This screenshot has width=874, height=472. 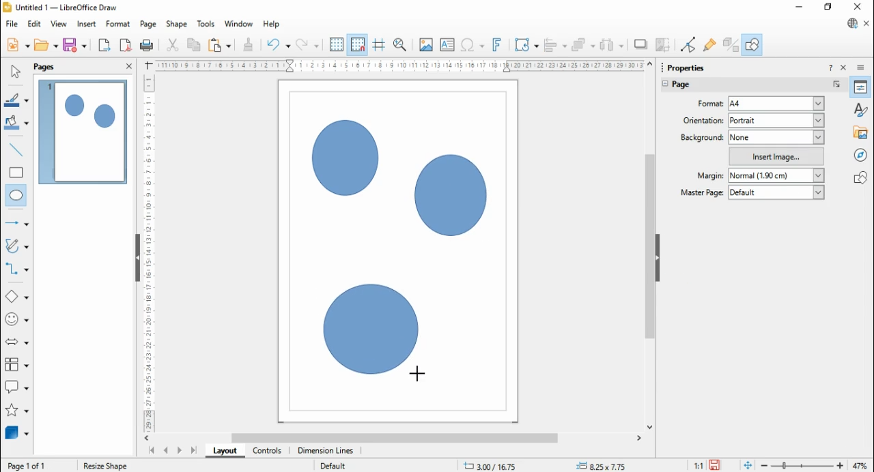 What do you see at coordinates (18, 321) in the screenshot?
I see `symbol shapes` at bounding box center [18, 321].